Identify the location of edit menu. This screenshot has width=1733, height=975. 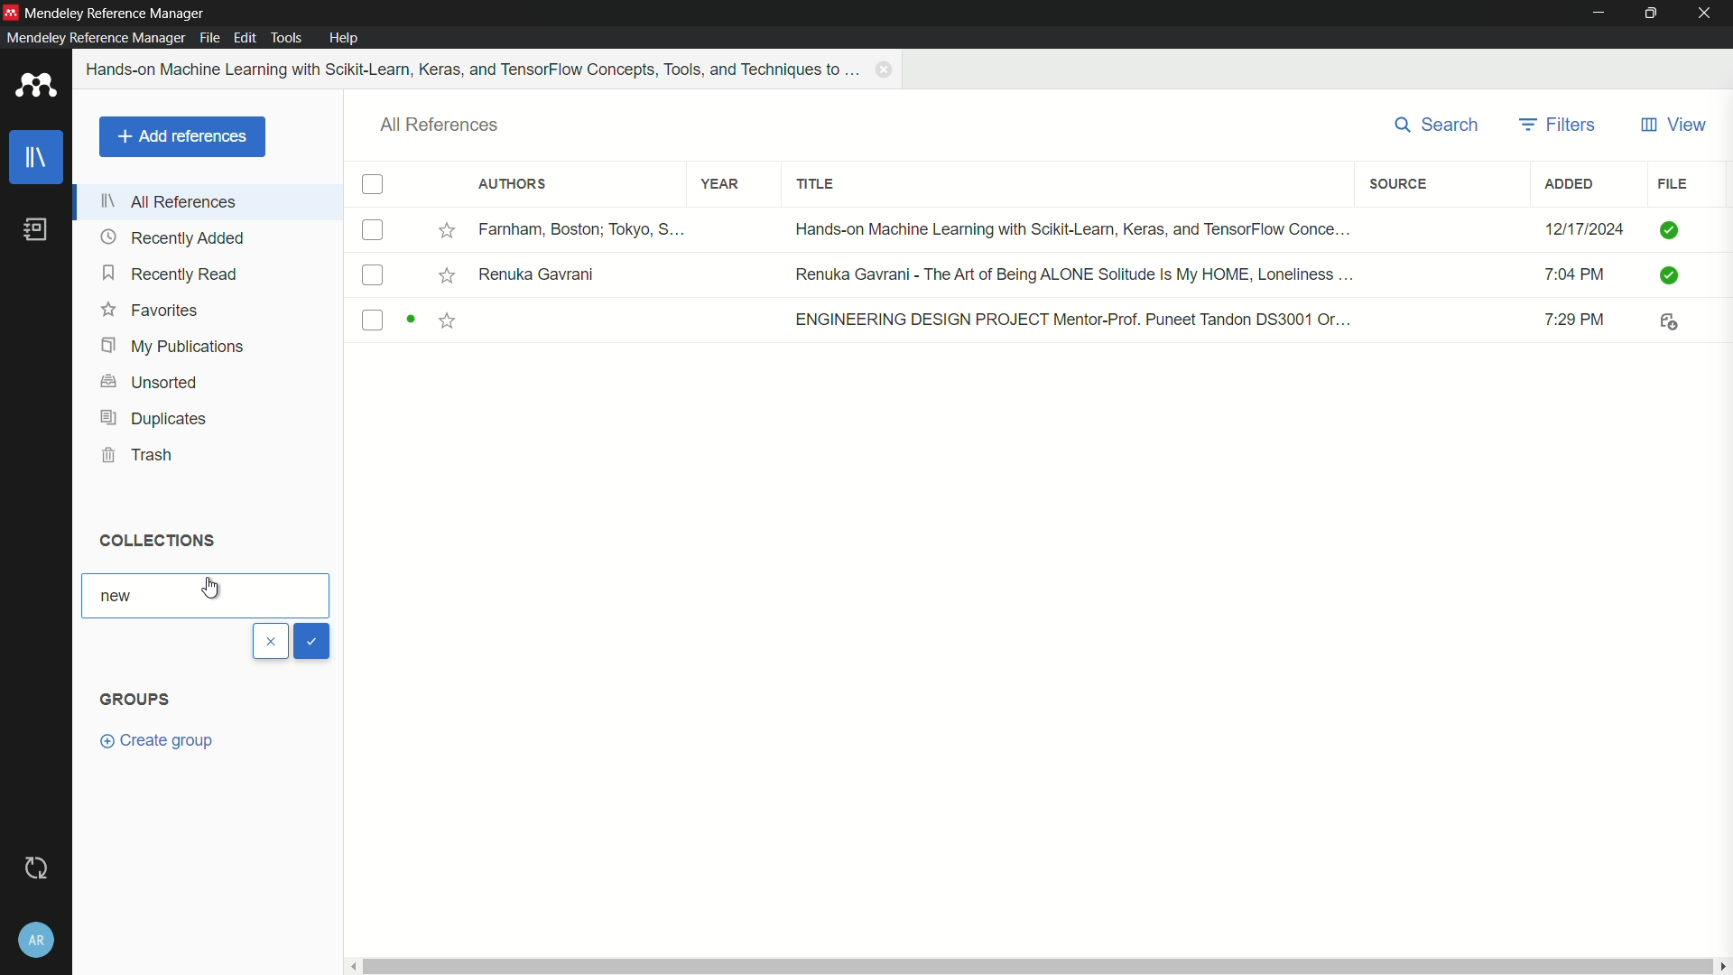
(246, 38).